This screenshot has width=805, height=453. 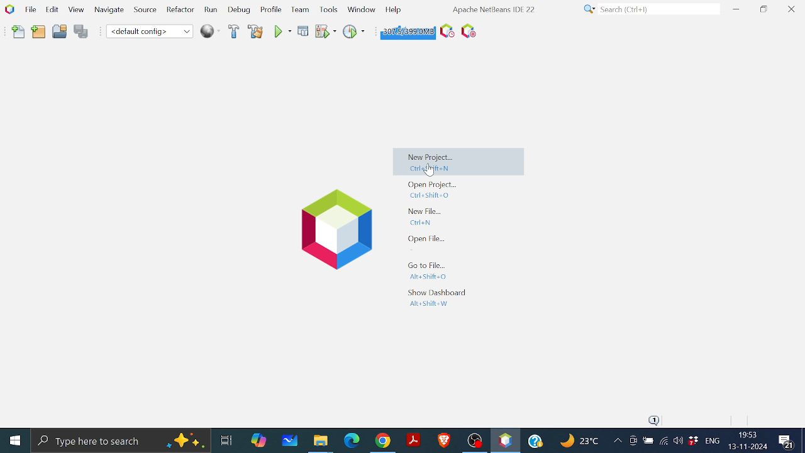 What do you see at coordinates (443, 440) in the screenshot?
I see `Brave Browser` at bounding box center [443, 440].